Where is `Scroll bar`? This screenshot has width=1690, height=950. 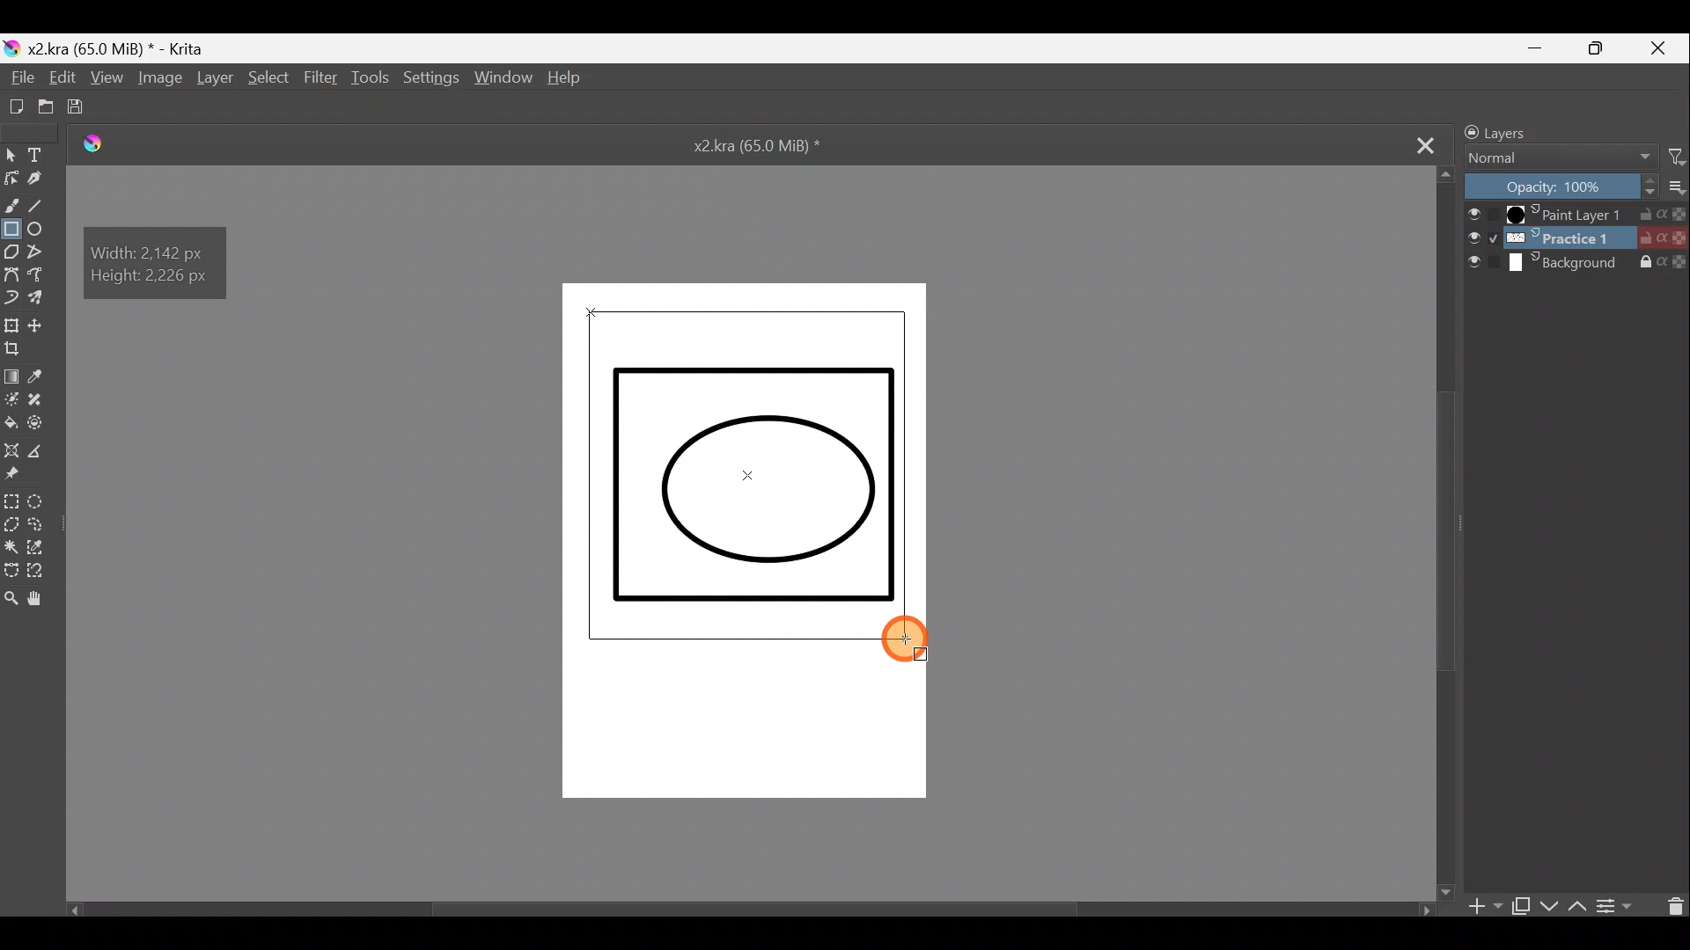 Scroll bar is located at coordinates (1446, 530).